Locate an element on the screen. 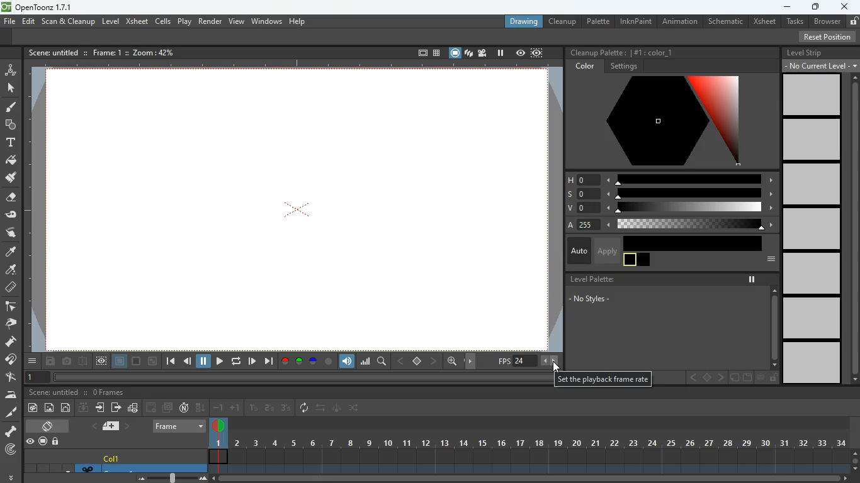 This screenshot has height=483, width=860. tape is located at coordinates (10, 214).